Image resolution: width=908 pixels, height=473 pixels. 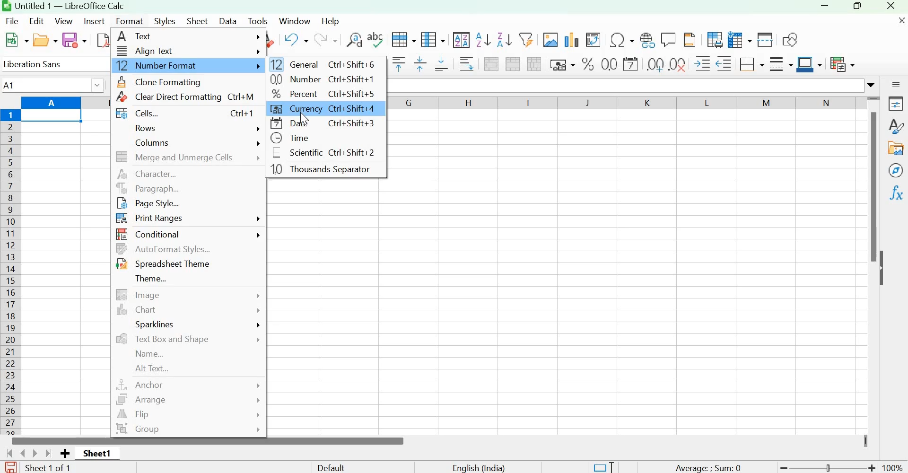 What do you see at coordinates (442, 66) in the screenshot?
I see `Align bottom` at bounding box center [442, 66].